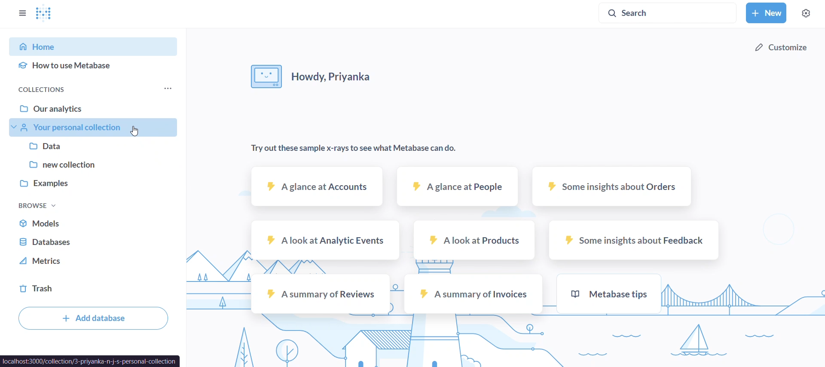 This screenshot has width=825, height=367. Describe the element at coordinates (780, 48) in the screenshot. I see `customize` at that location.